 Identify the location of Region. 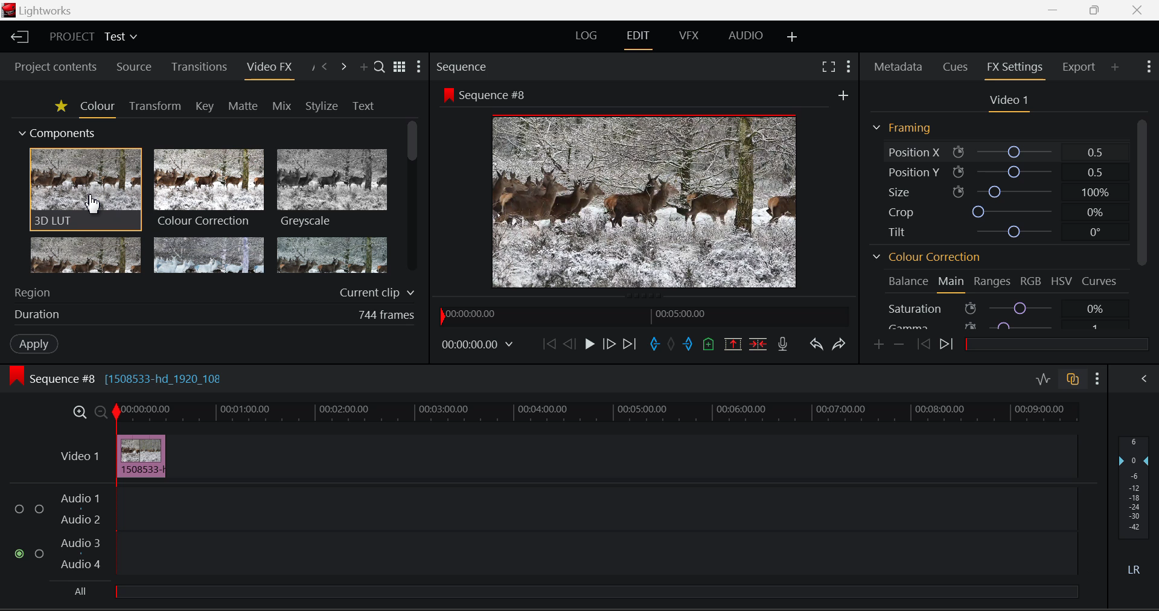
(212, 292).